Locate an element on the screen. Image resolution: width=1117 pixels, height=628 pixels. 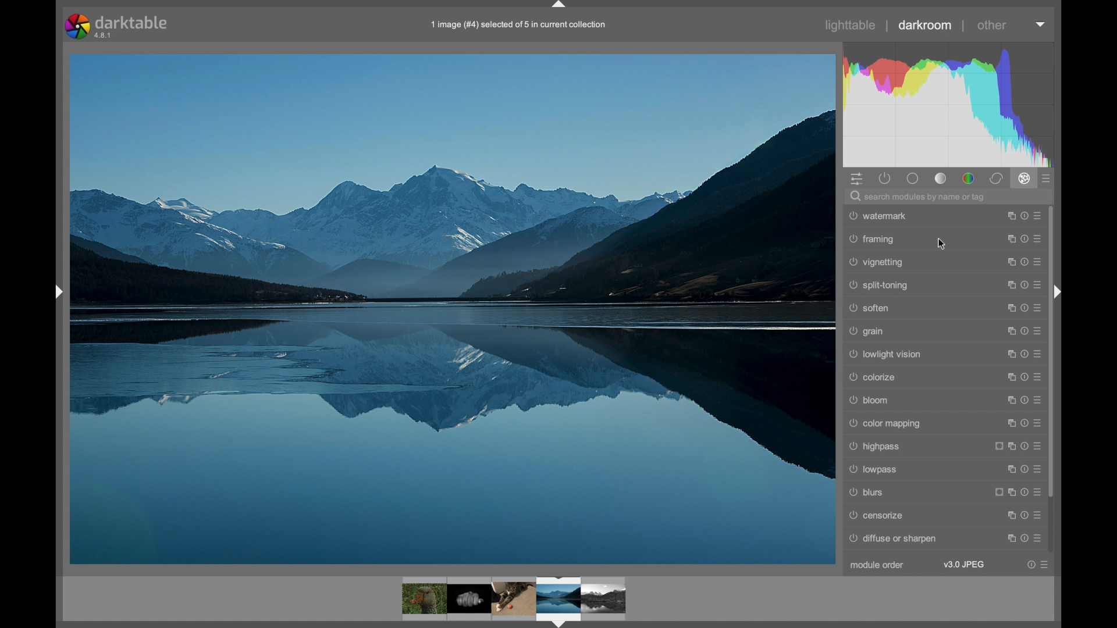
more options is located at coordinates (1024, 261).